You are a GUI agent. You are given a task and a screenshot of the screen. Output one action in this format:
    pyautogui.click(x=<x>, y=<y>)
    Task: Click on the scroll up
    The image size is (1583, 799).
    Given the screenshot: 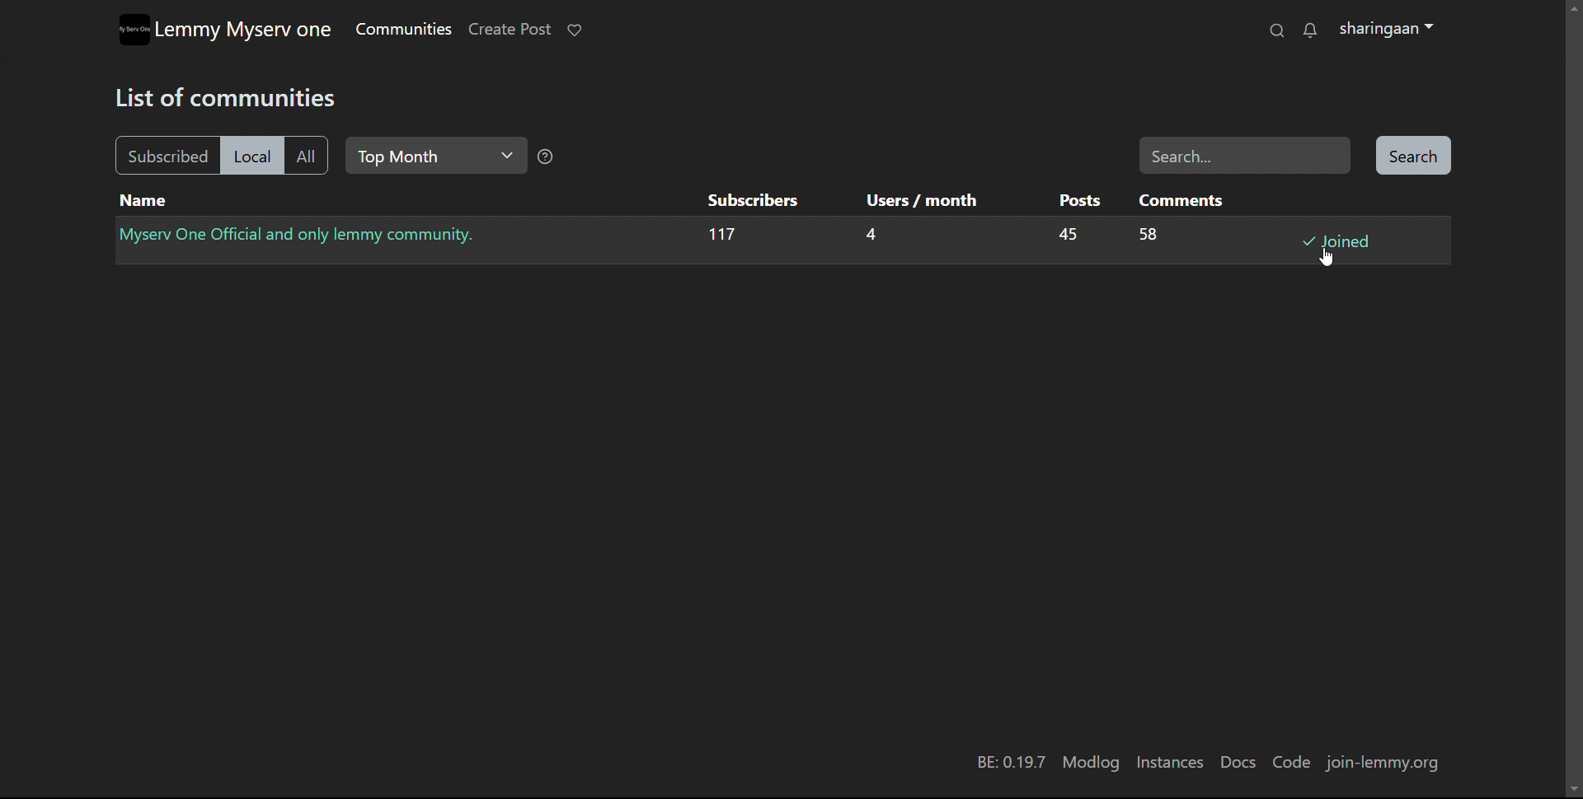 What is the action you would take?
    pyautogui.click(x=1573, y=7)
    